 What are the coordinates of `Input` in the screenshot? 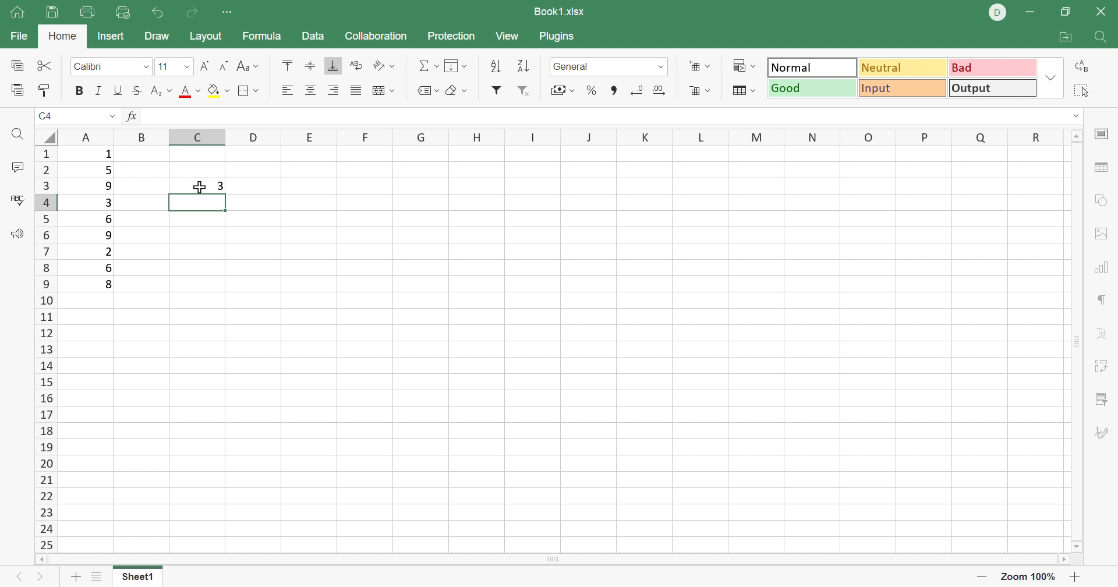 It's located at (903, 87).